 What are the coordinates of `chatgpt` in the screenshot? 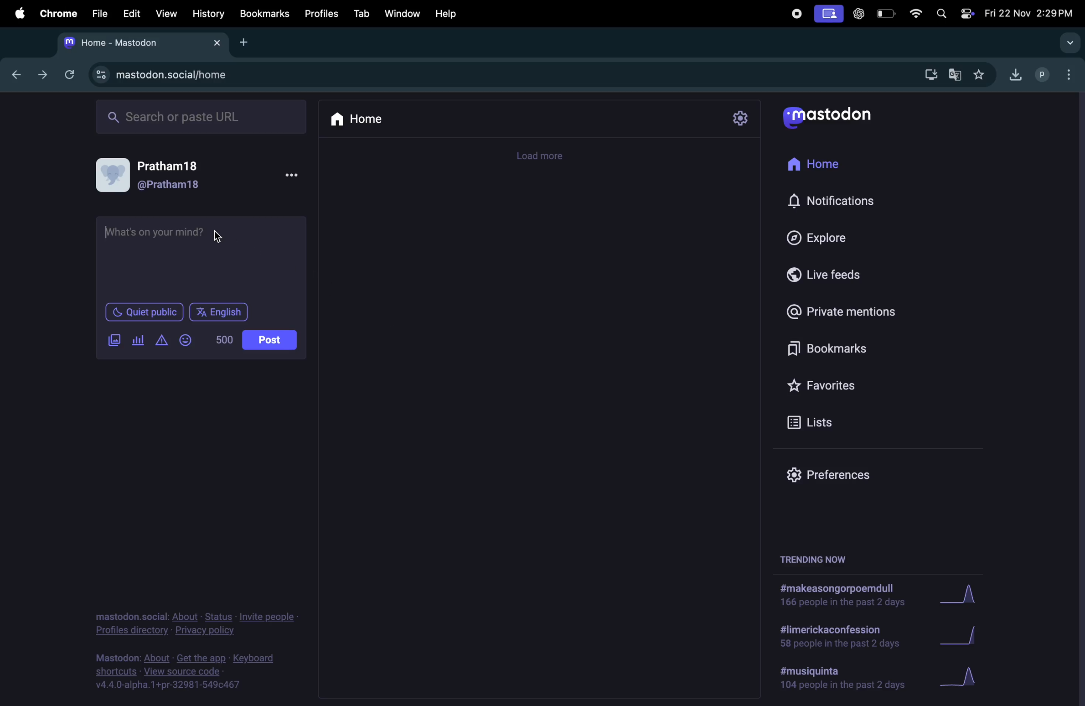 It's located at (859, 14).